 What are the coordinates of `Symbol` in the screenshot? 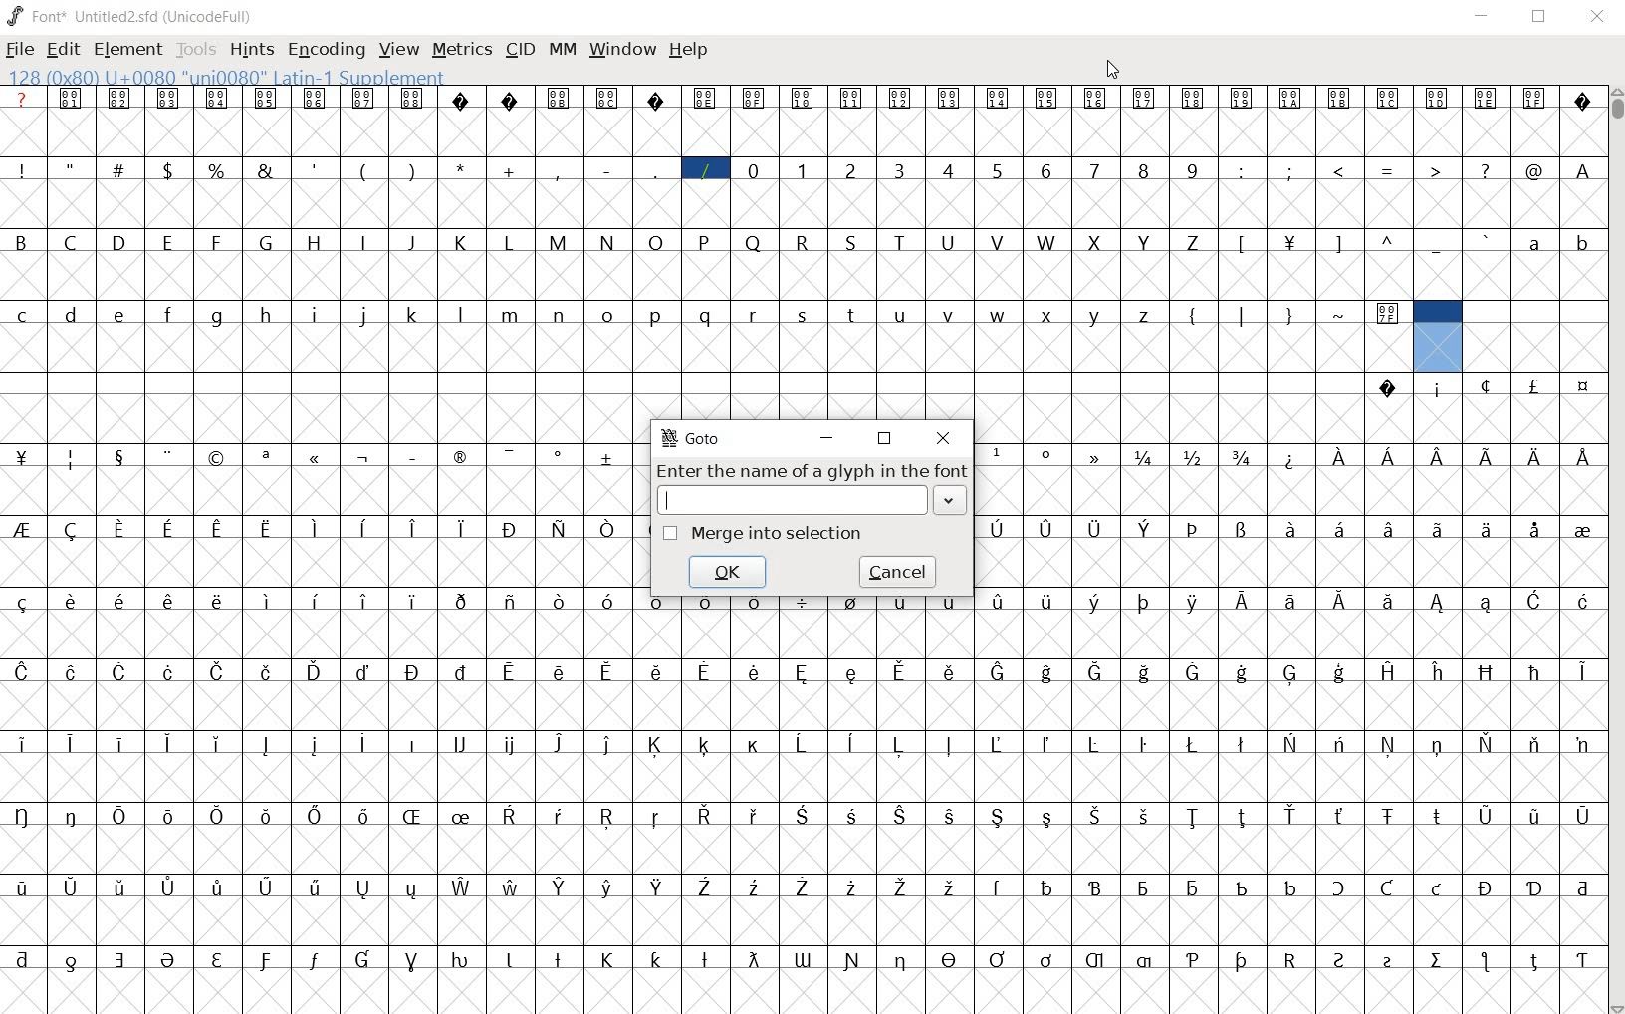 It's located at (562, 455).